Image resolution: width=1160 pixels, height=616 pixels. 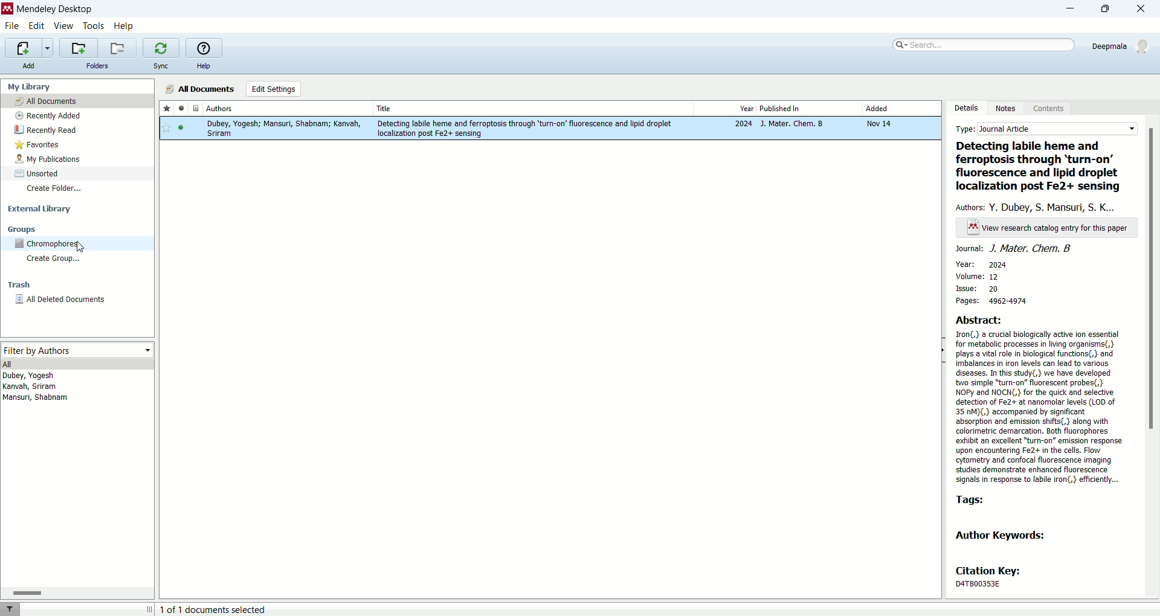 I want to click on create folder, so click(x=54, y=188).